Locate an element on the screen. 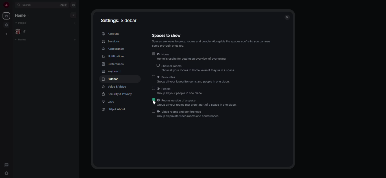  enabled is located at coordinates (154, 100).